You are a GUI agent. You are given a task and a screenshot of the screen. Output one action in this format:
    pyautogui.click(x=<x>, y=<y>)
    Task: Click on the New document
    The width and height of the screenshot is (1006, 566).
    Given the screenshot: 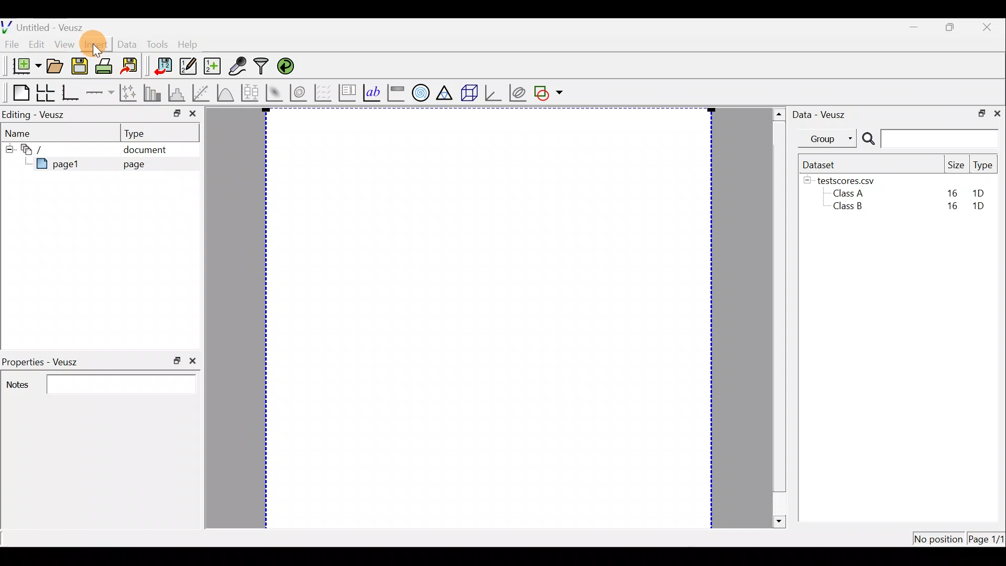 What is the action you would take?
    pyautogui.click(x=22, y=66)
    